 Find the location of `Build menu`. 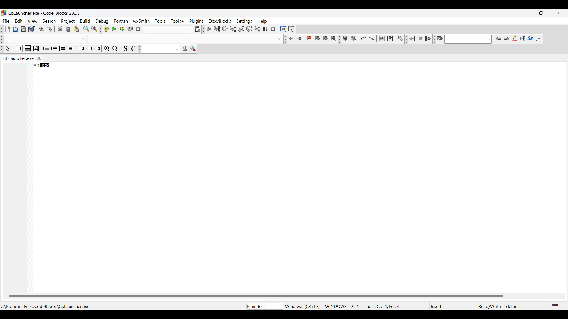

Build menu is located at coordinates (85, 21).